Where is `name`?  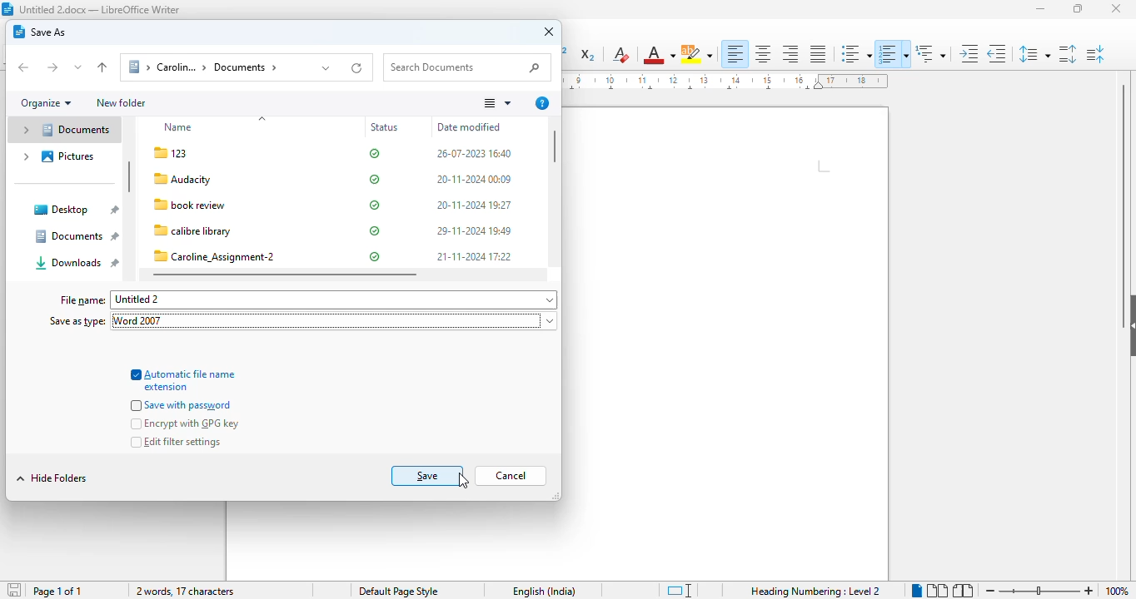 name is located at coordinates (181, 127).